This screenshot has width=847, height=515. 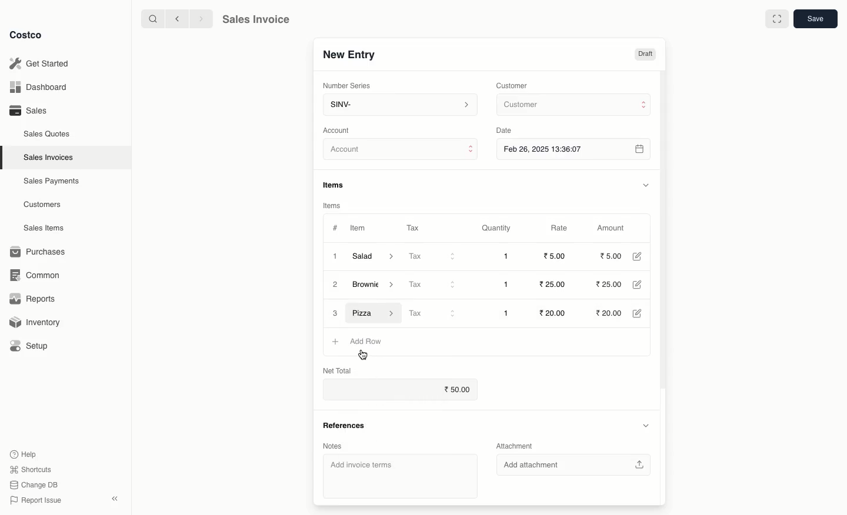 I want to click on Sales Invoices, so click(x=49, y=158).